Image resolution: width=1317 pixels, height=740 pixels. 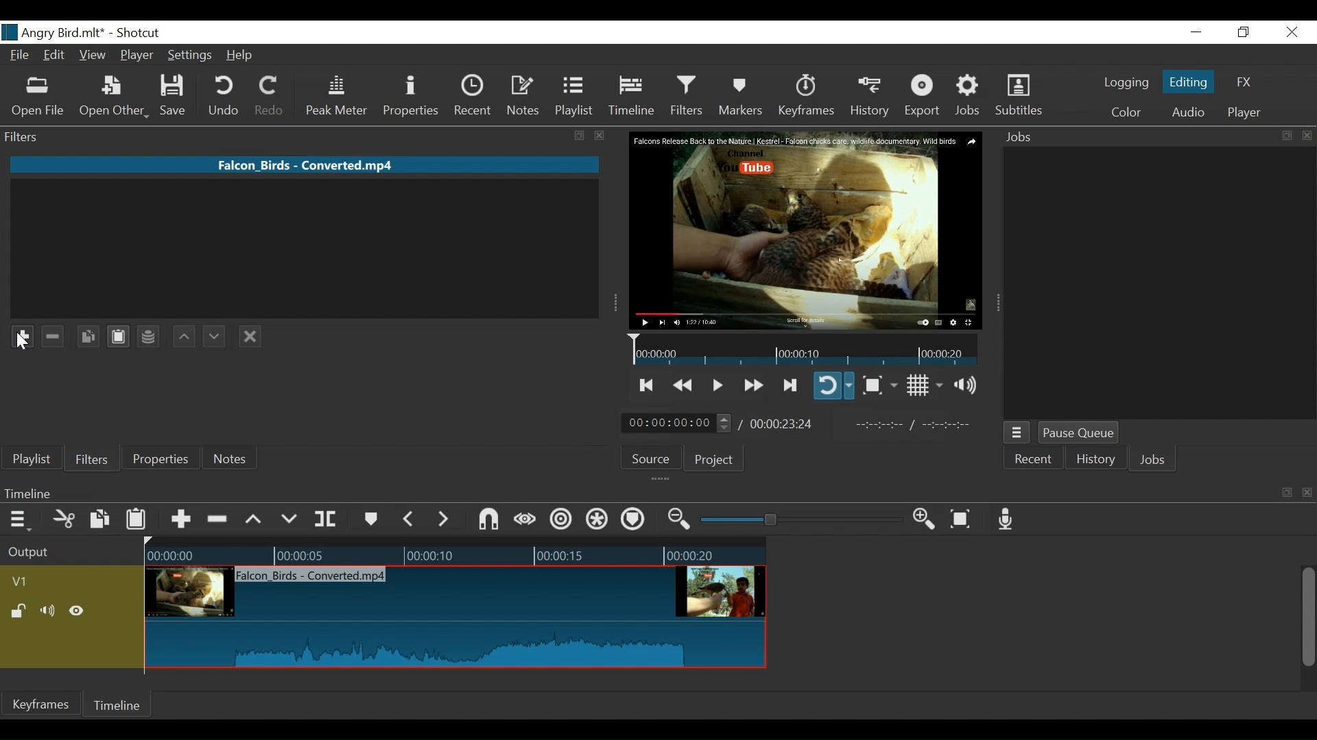 What do you see at coordinates (1244, 113) in the screenshot?
I see `Player` at bounding box center [1244, 113].